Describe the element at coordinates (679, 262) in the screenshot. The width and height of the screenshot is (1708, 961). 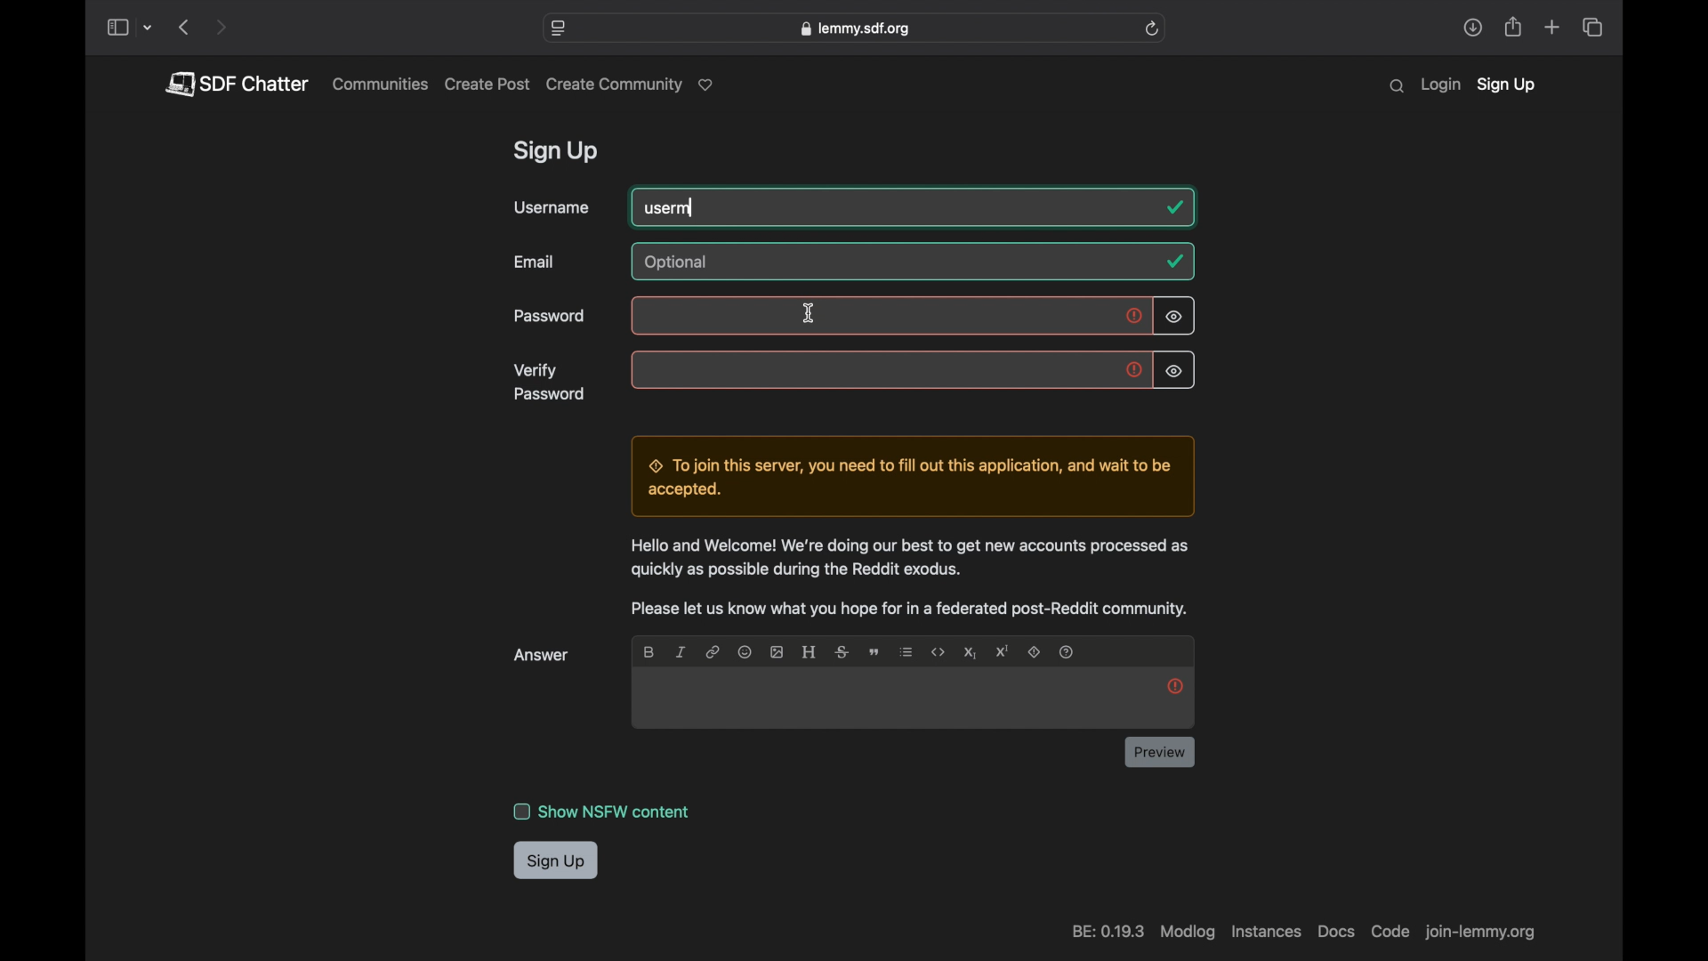
I see `optional` at that location.